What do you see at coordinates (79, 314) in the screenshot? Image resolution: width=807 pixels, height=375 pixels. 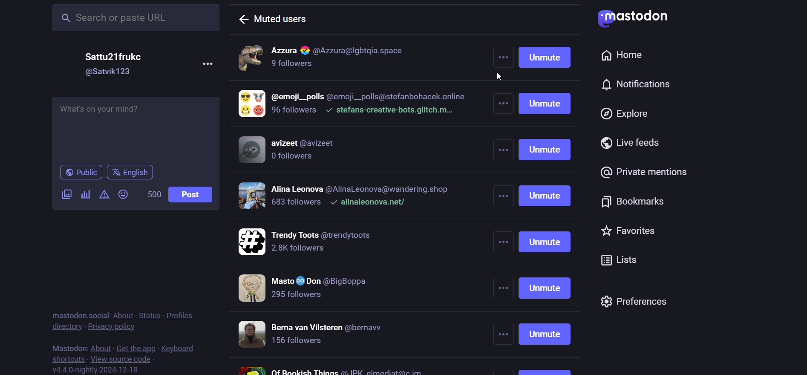 I see `mastodon social` at bounding box center [79, 314].